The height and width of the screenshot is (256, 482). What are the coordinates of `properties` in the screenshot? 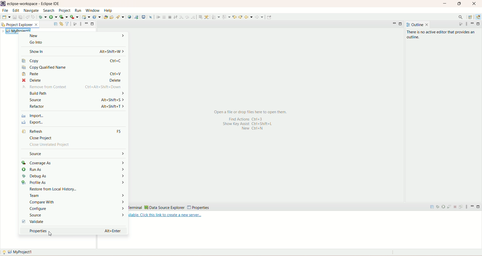 It's located at (74, 231).